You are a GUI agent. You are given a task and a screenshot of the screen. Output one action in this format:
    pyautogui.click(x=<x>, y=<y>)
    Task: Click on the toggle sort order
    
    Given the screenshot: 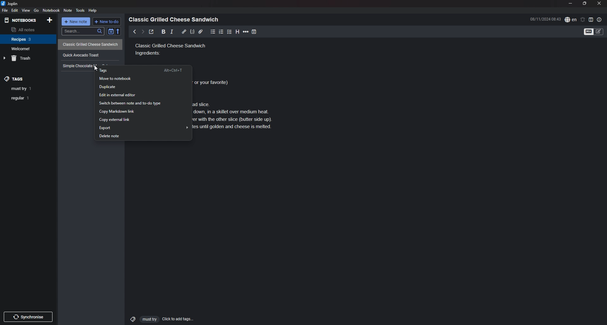 What is the action you would take?
    pyautogui.click(x=111, y=32)
    